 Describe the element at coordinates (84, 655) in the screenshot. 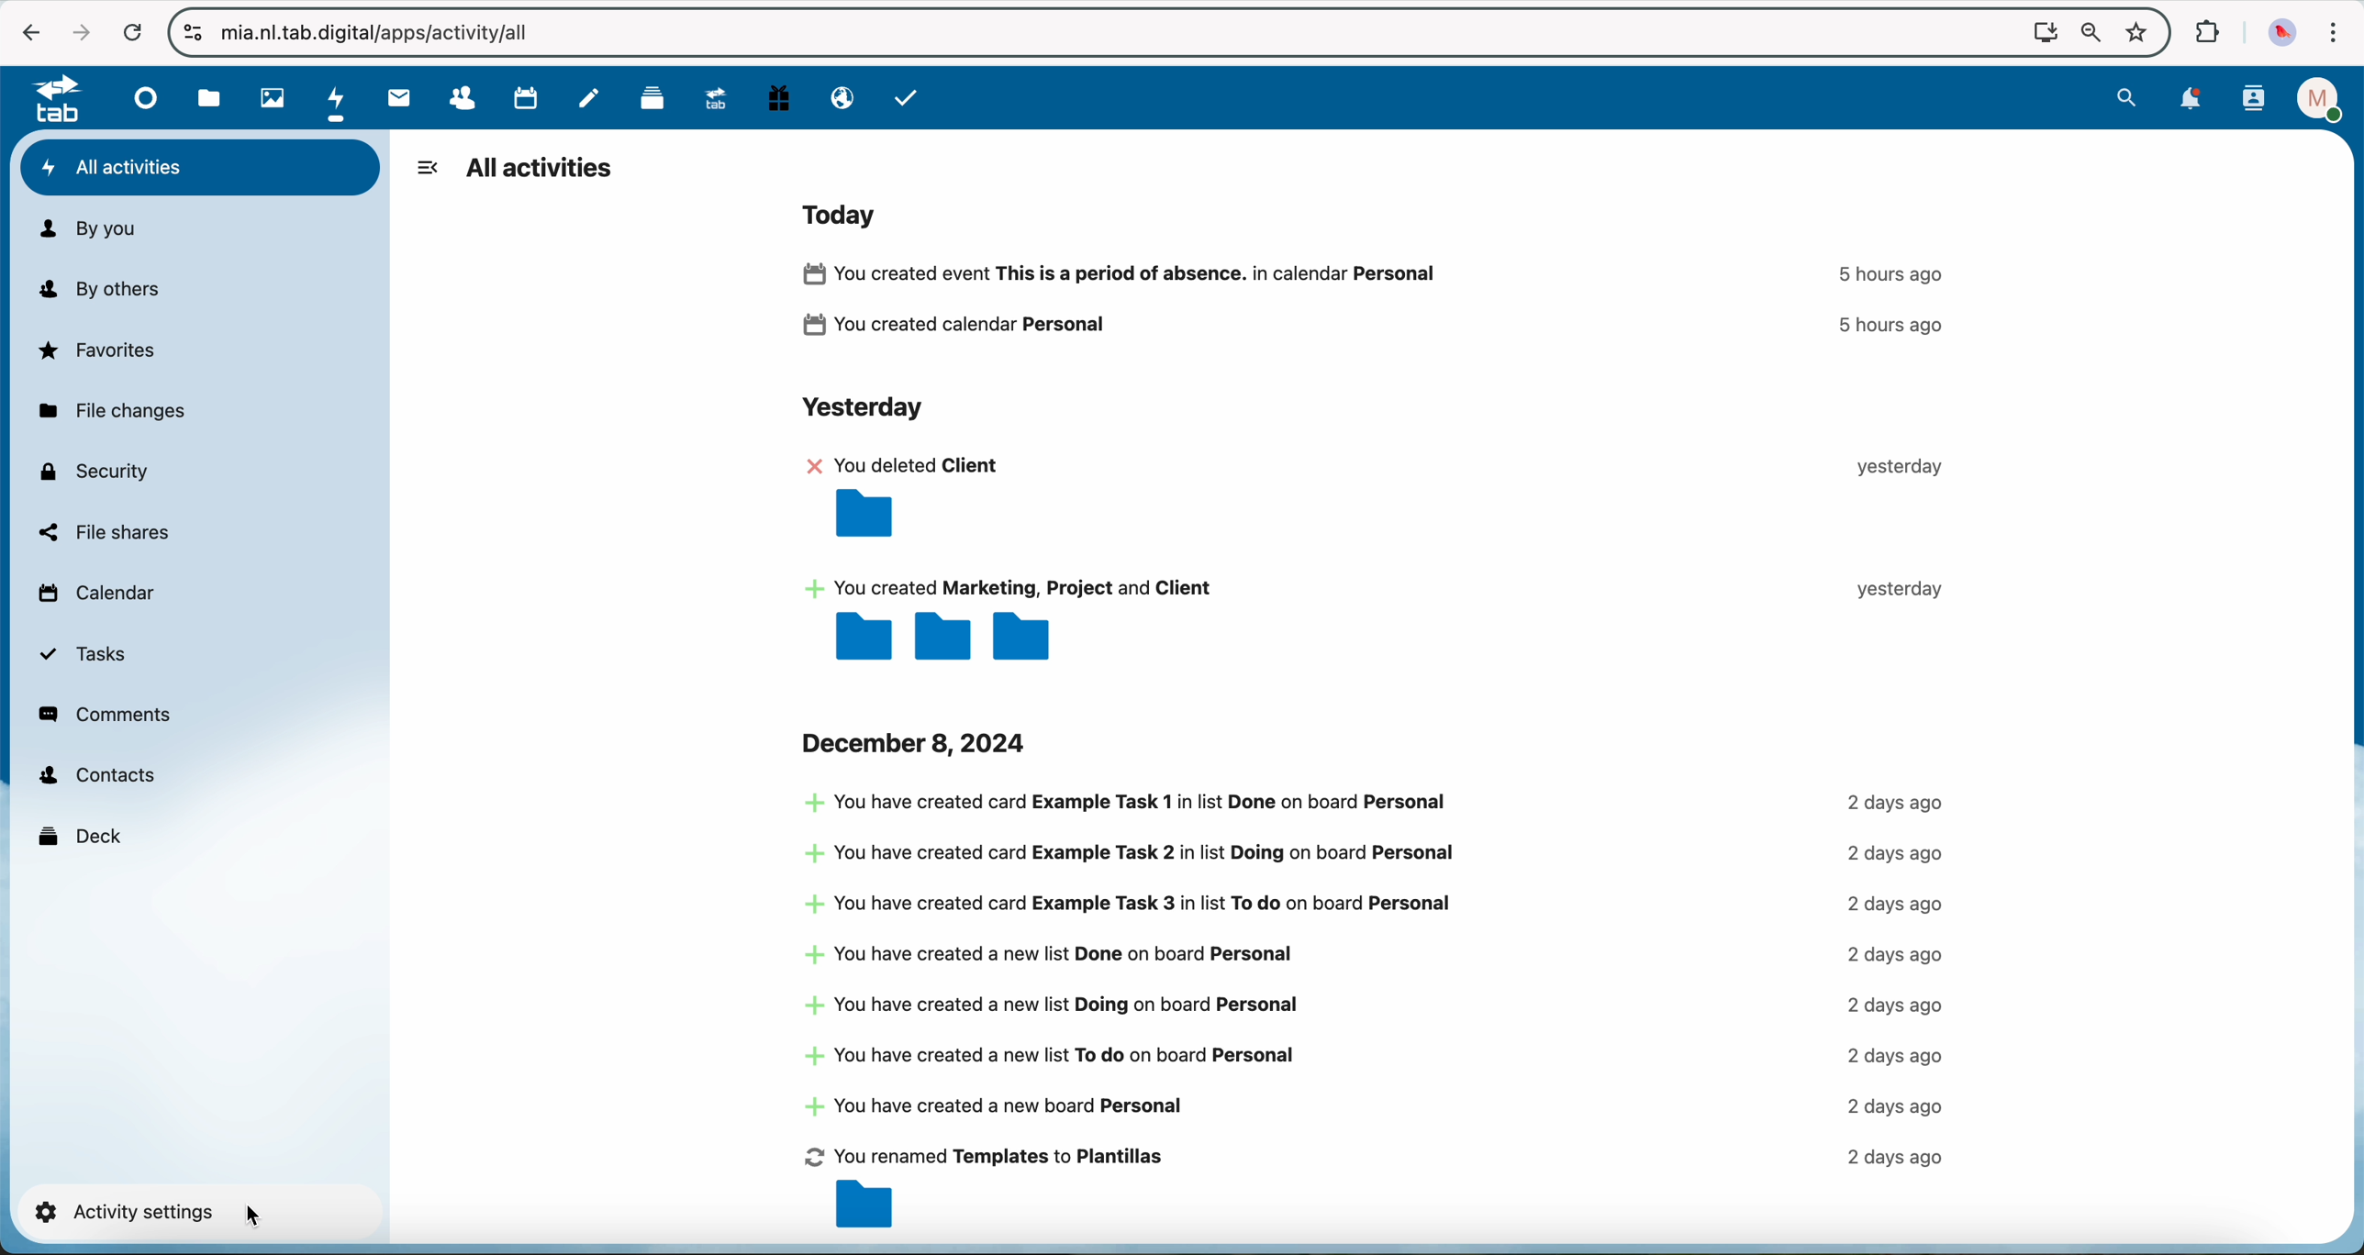

I see `tasks` at that location.